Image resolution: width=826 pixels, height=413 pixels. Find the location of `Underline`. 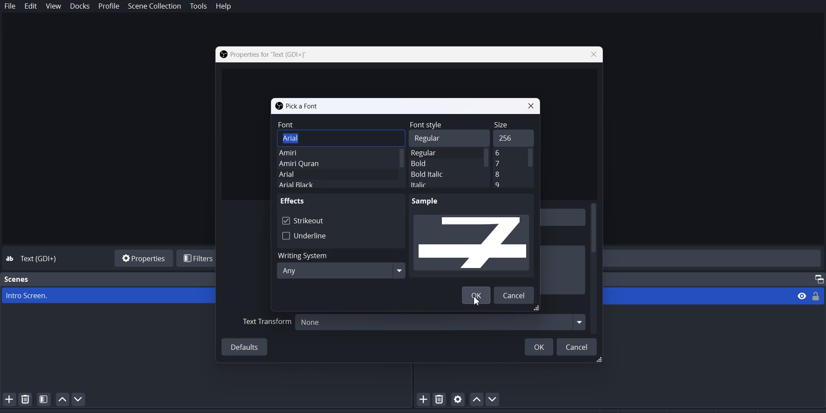

Underline is located at coordinates (304, 235).